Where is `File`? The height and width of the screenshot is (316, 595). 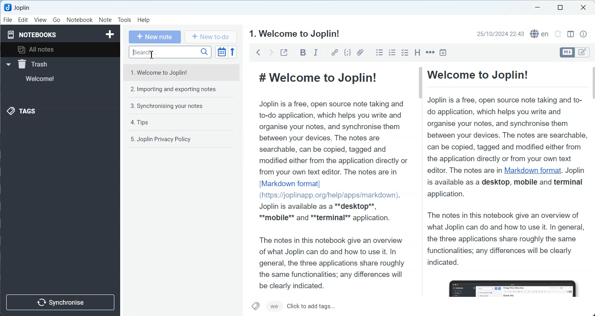
File is located at coordinates (8, 20).